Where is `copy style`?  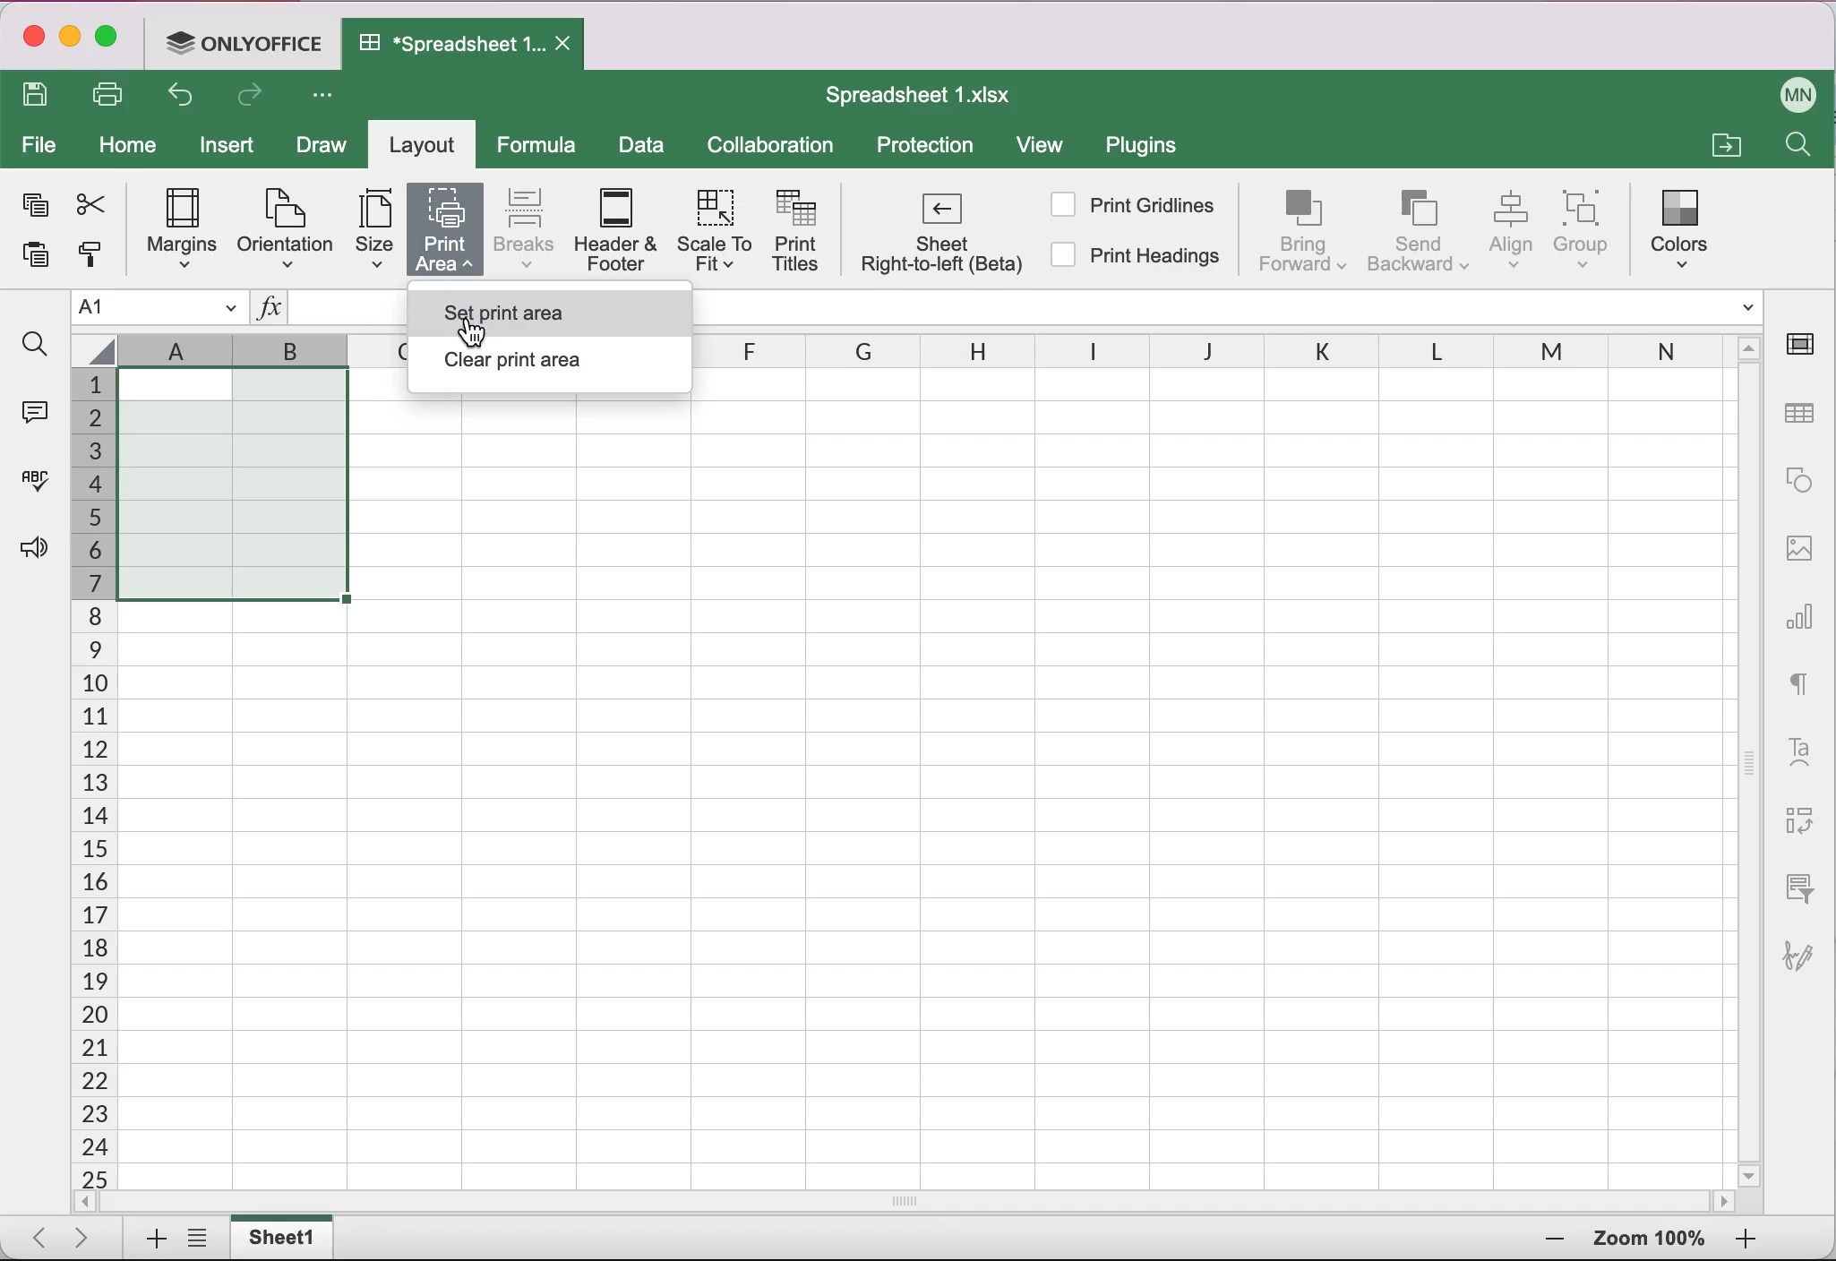
copy style is located at coordinates (89, 261).